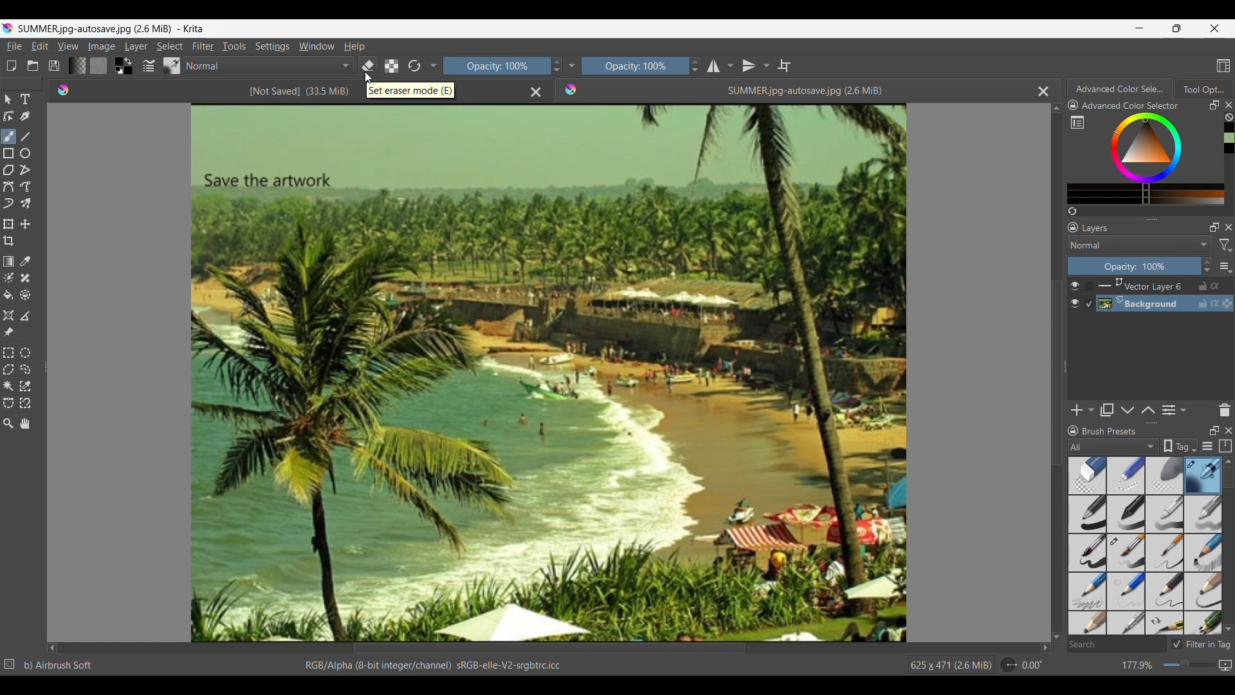 This screenshot has width=1235, height=695. Describe the element at coordinates (170, 46) in the screenshot. I see `Select` at that location.